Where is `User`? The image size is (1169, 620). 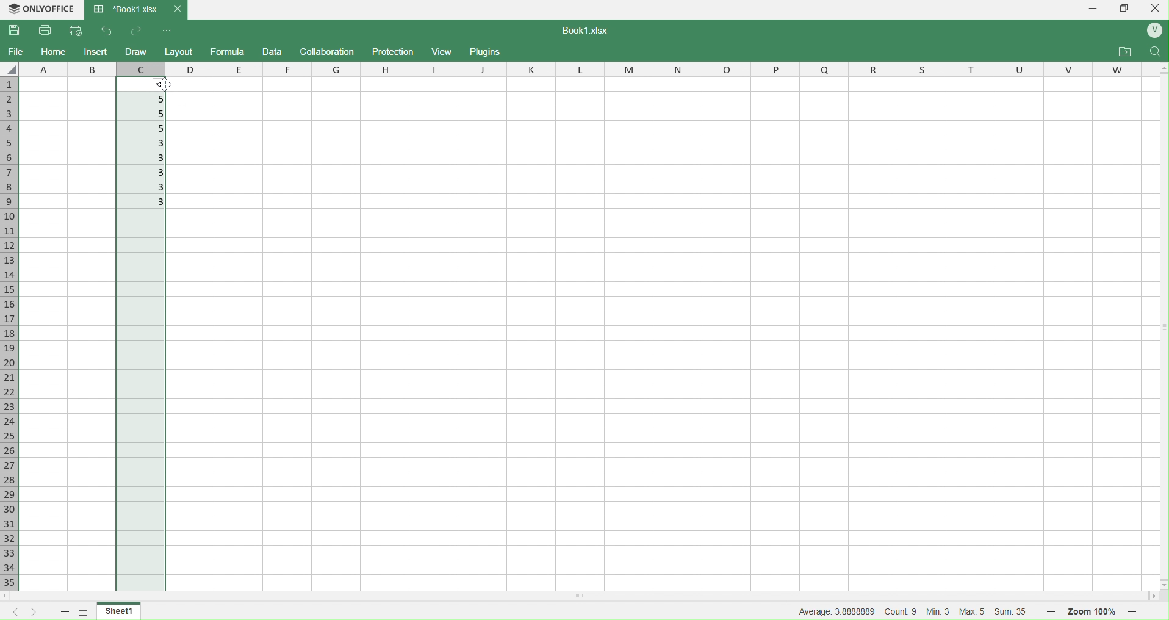
User is located at coordinates (1153, 31).